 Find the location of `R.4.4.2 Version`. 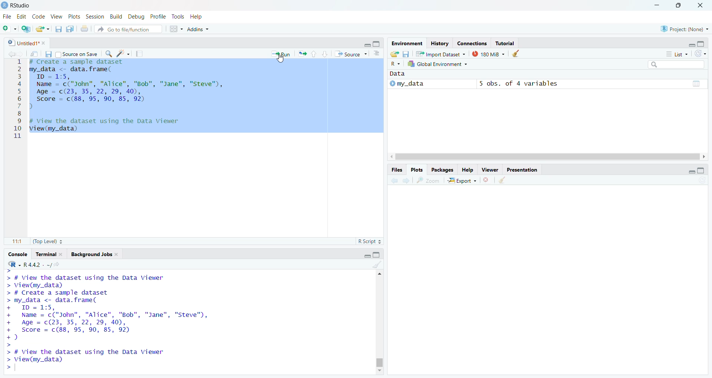

R.4.4.2 Version is located at coordinates (35, 264).